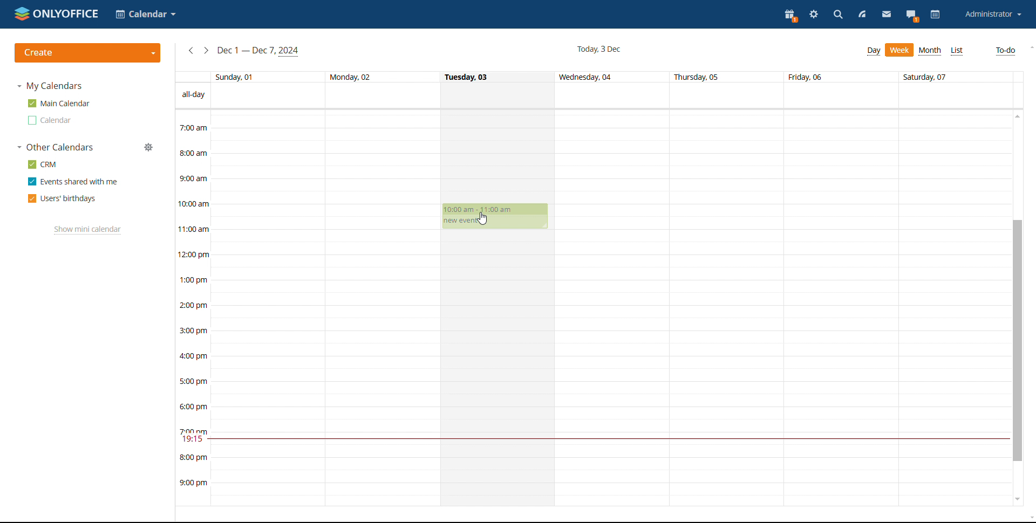 This screenshot has height=523, width=1036. Describe the element at coordinates (193, 380) in the screenshot. I see `5:00 pm` at that location.